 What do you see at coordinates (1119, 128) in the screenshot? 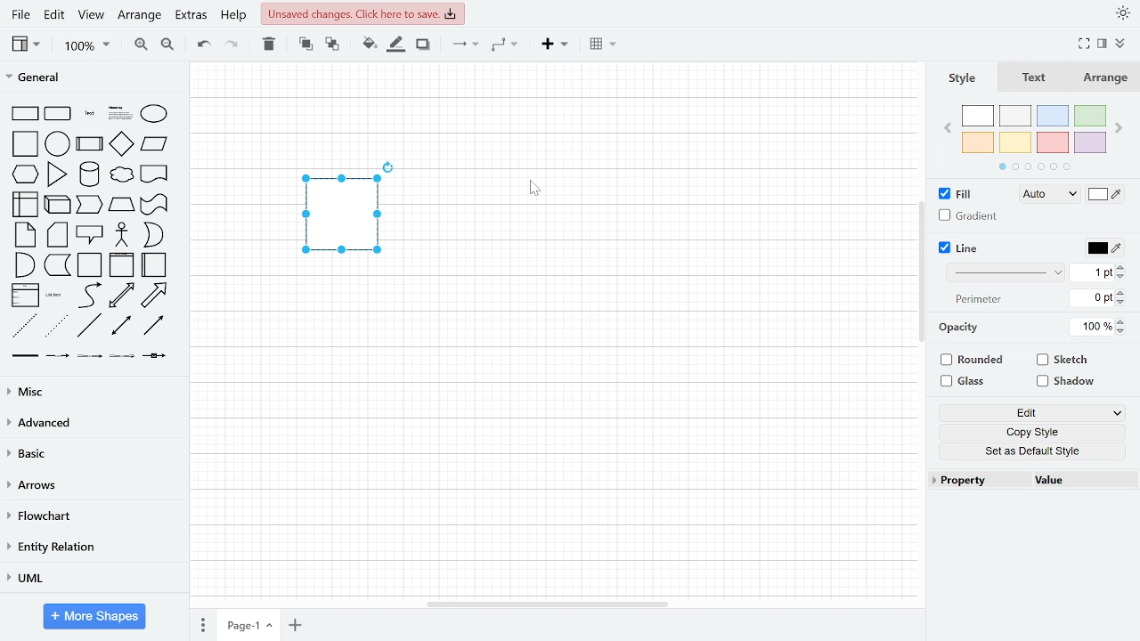
I see `next` at bounding box center [1119, 128].